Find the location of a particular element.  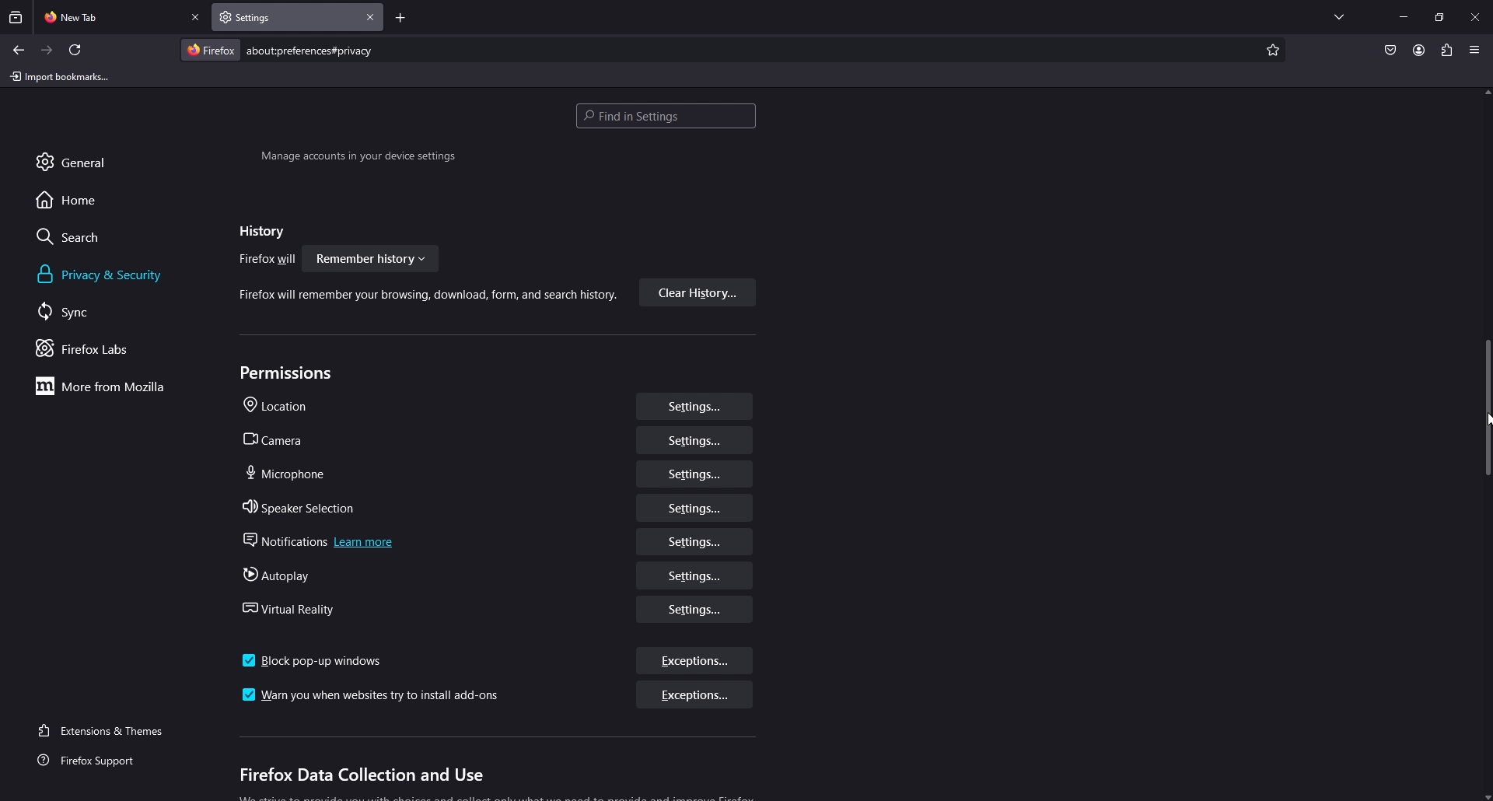

close tab is located at coordinates (197, 18).